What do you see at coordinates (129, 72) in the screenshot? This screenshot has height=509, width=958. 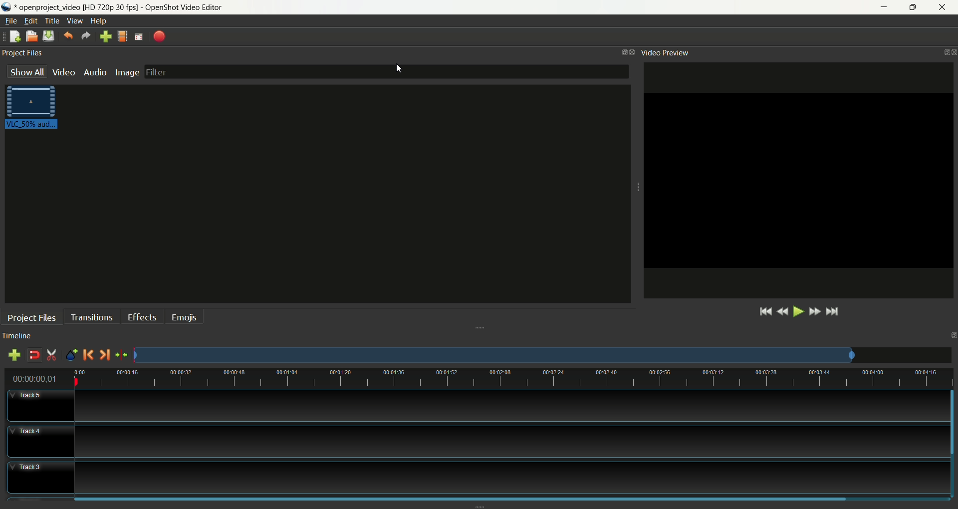 I see `image` at bounding box center [129, 72].